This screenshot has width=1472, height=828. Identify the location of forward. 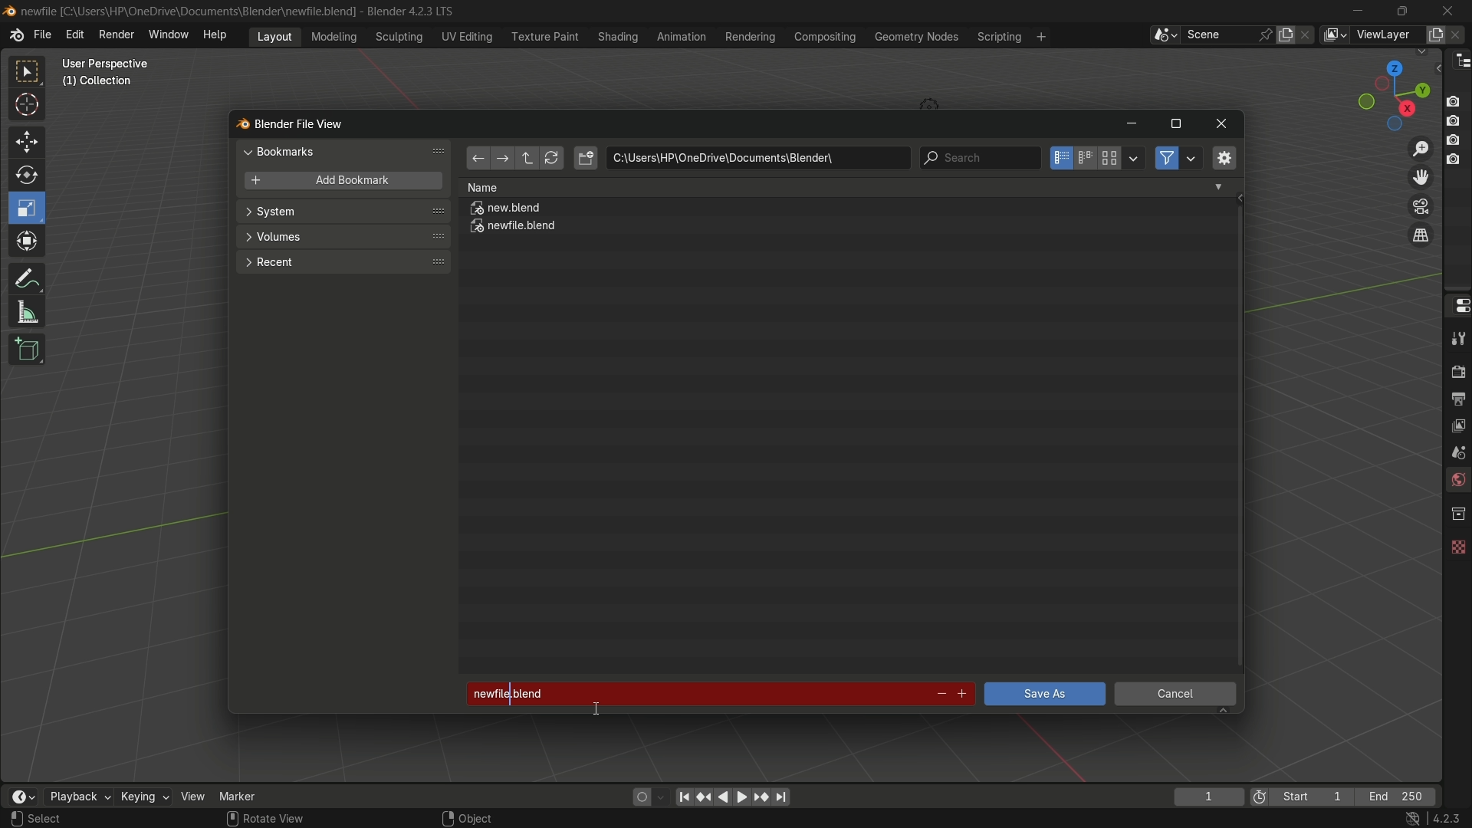
(501, 159).